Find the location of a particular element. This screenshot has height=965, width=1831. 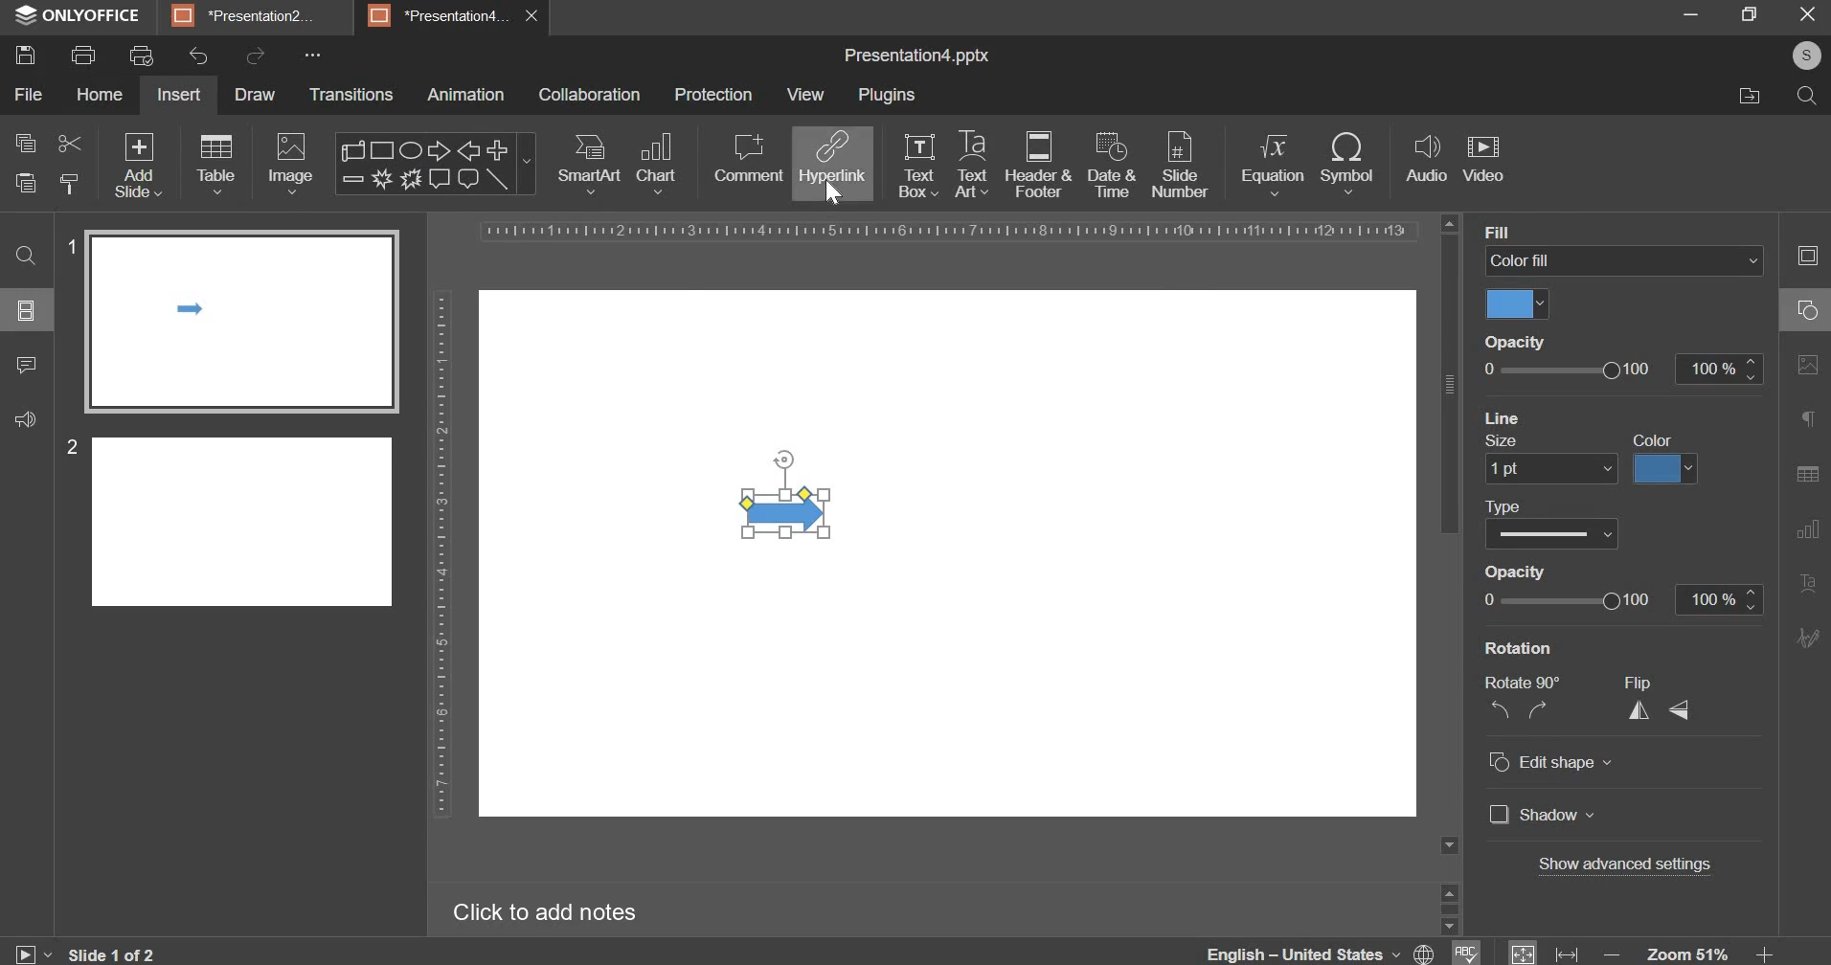

 is located at coordinates (1564, 417).